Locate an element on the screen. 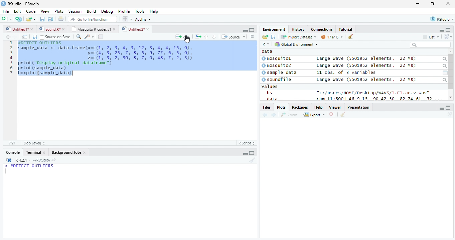 Image resolution: width=455 pixels, height=240 pixels. List is located at coordinates (431, 37).